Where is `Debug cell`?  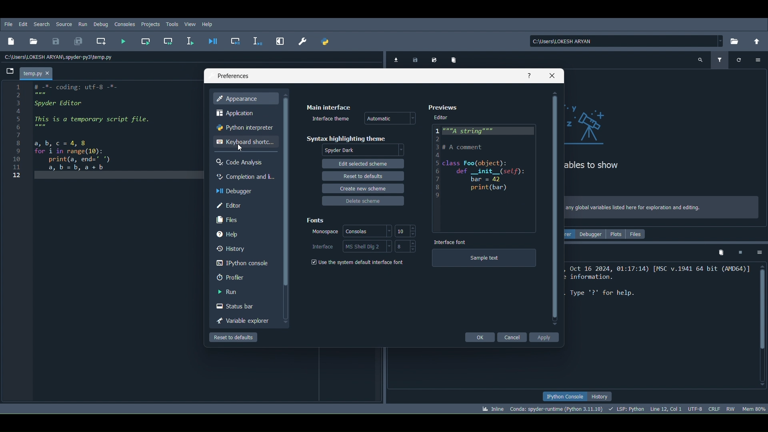
Debug cell is located at coordinates (236, 40).